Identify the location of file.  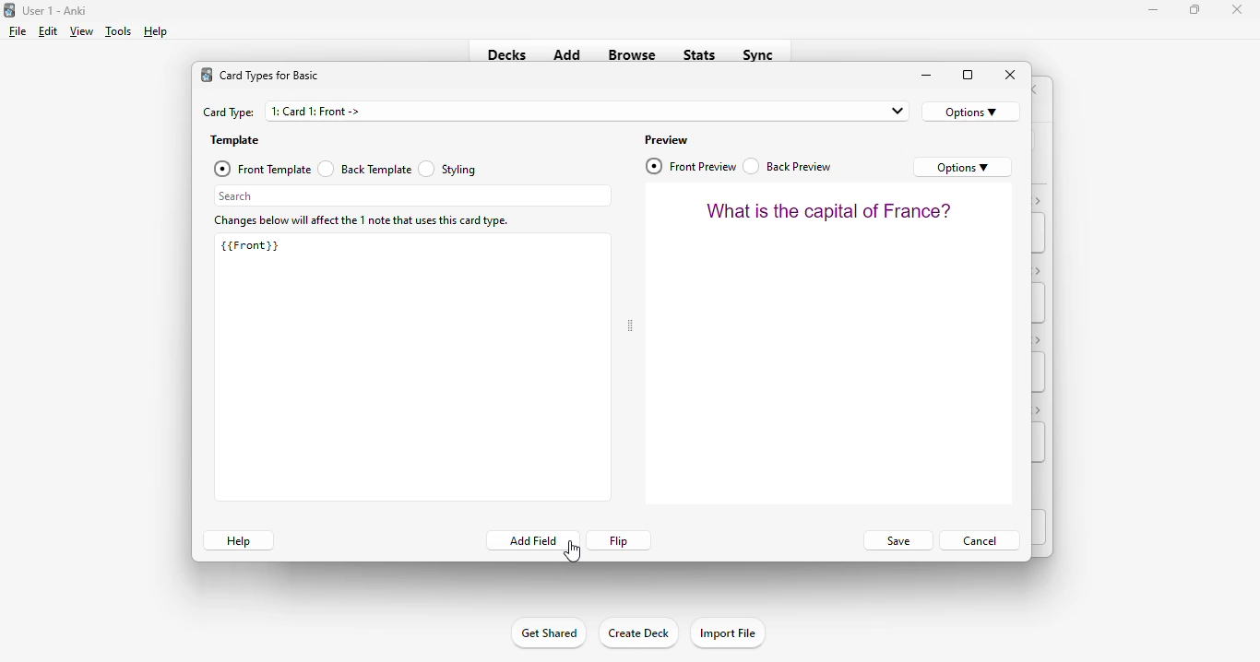
(18, 31).